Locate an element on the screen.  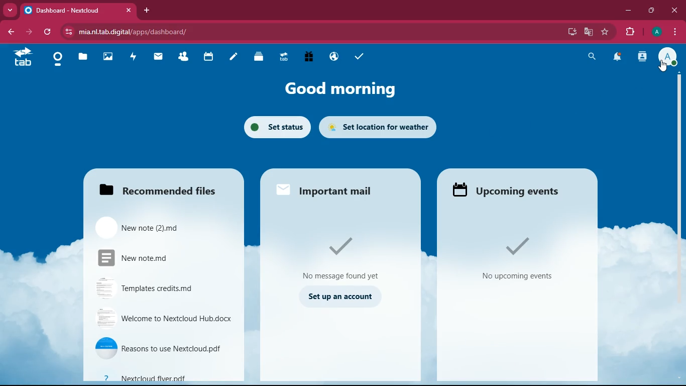
activity is located at coordinates (131, 57).